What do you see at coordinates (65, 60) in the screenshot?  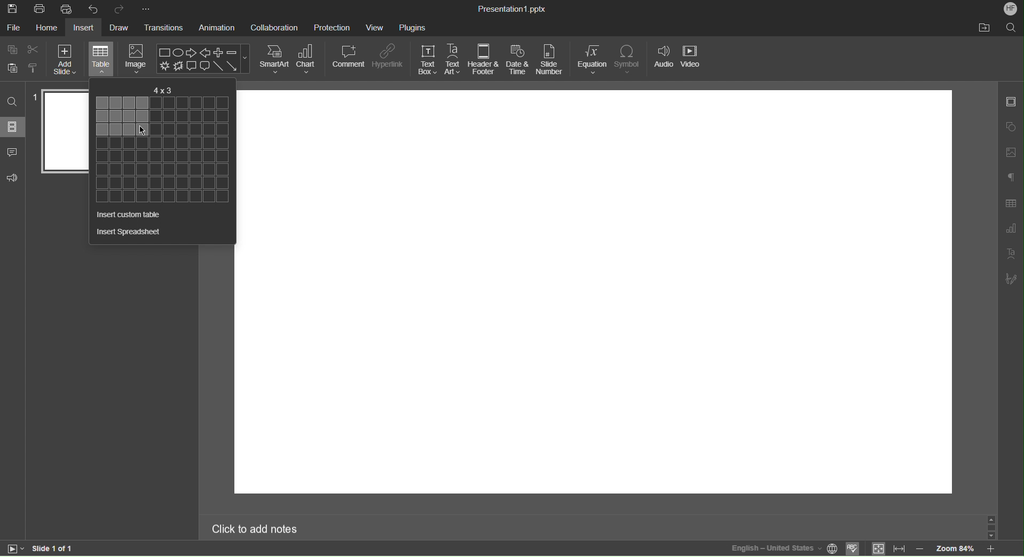 I see `Add Slide` at bounding box center [65, 60].